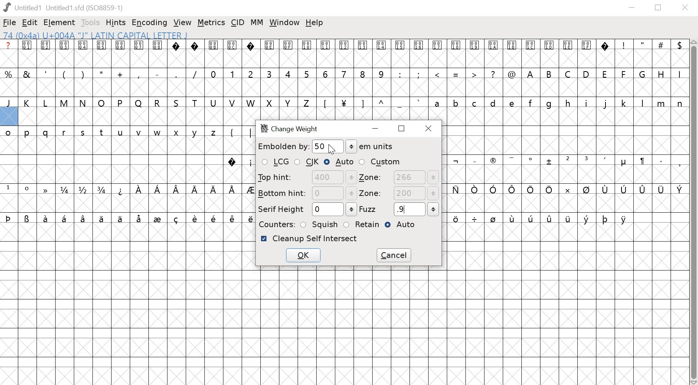 The width and height of the screenshot is (698, 385). I want to click on symbols, so click(371, 103).